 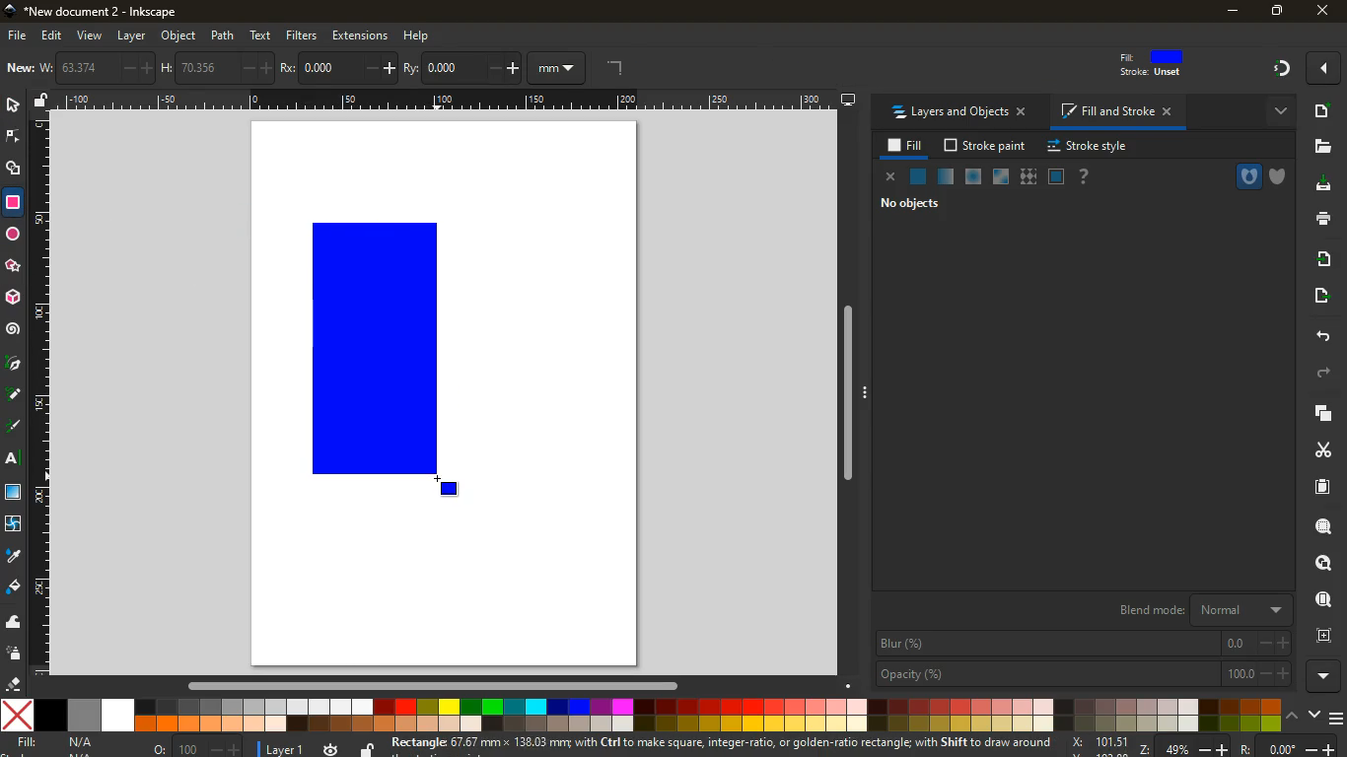 What do you see at coordinates (1324, 12) in the screenshot?
I see `close` at bounding box center [1324, 12].